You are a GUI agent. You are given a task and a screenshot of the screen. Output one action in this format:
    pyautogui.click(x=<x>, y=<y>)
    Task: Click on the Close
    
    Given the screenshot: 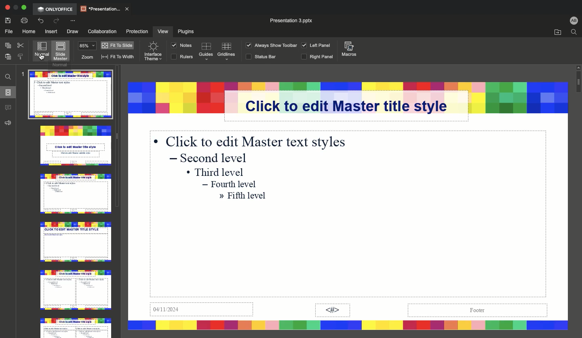 What is the action you would take?
    pyautogui.click(x=7, y=8)
    